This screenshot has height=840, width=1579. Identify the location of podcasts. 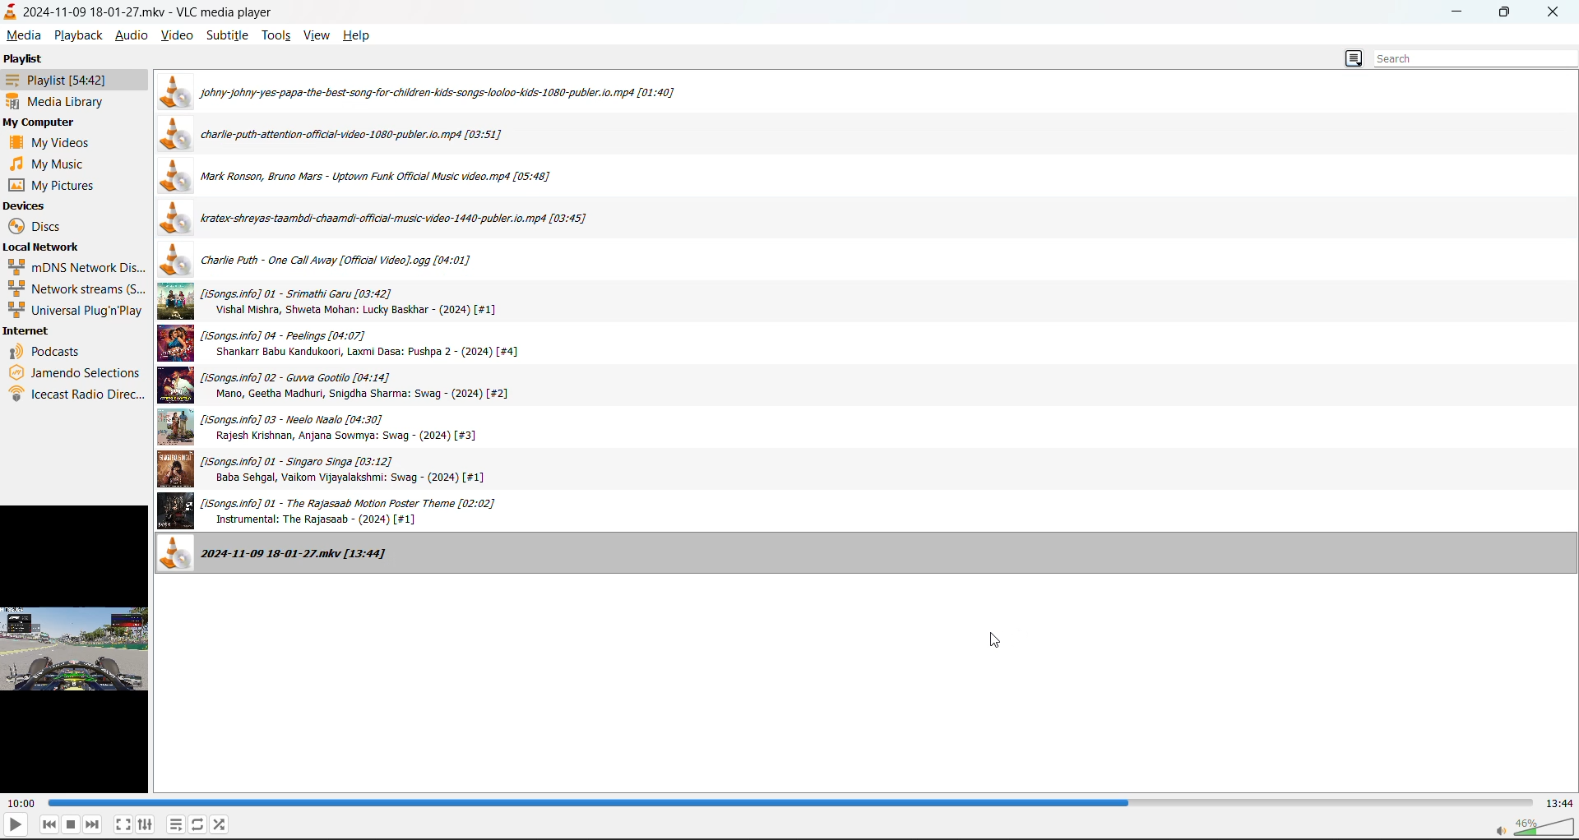
(49, 352).